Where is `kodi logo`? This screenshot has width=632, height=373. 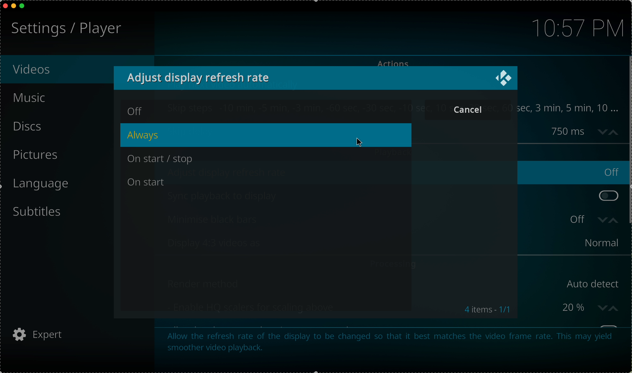 kodi logo is located at coordinates (504, 77).